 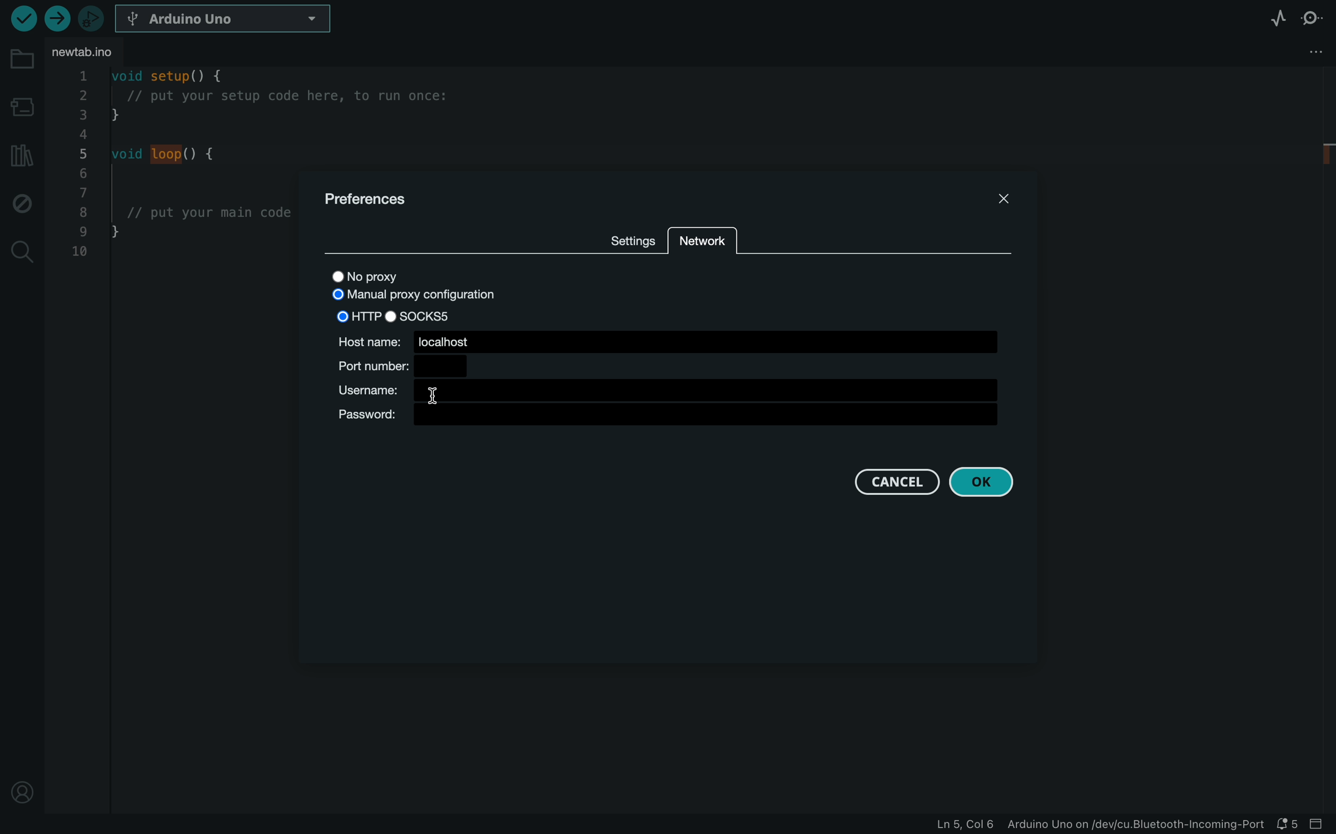 What do you see at coordinates (23, 60) in the screenshot?
I see `folder` at bounding box center [23, 60].